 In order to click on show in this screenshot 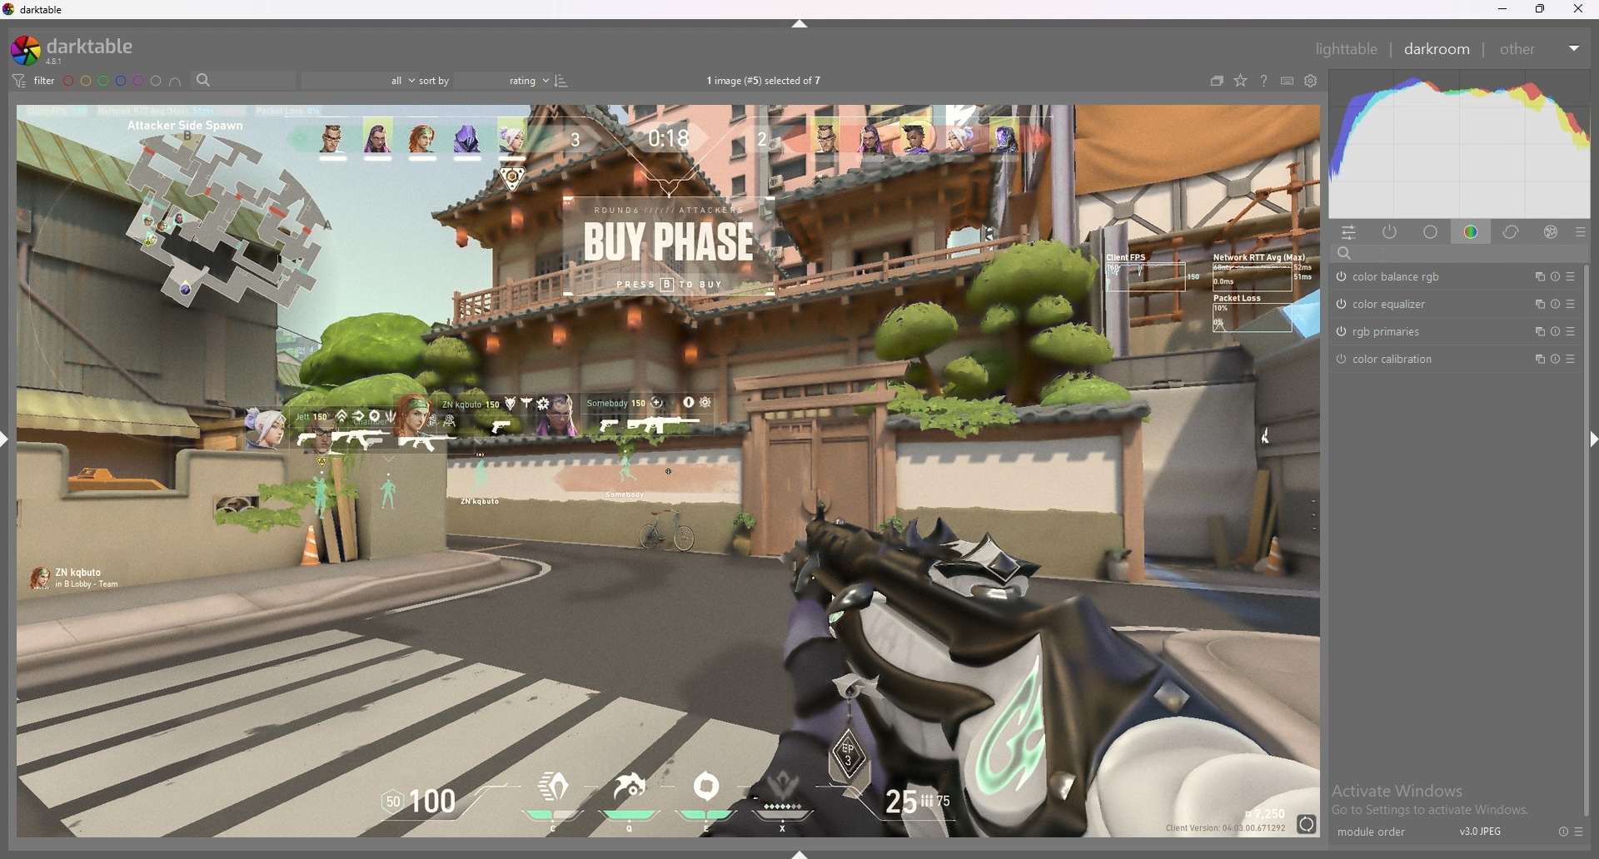, I will do `click(806, 850)`.